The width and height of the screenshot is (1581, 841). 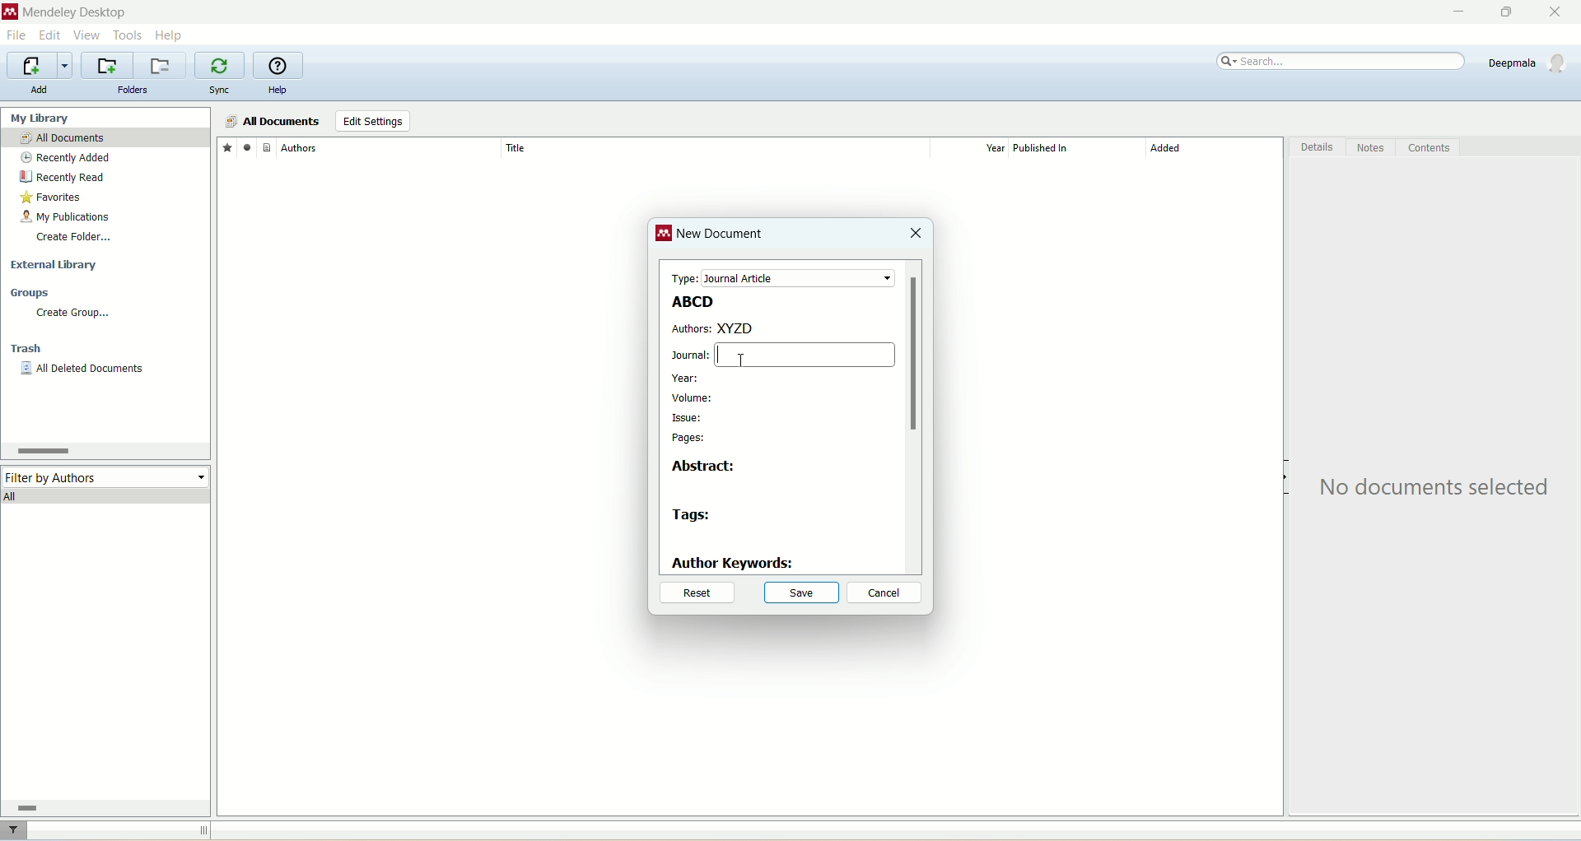 What do you see at coordinates (734, 564) in the screenshot?
I see `author keywords` at bounding box center [734, 564].